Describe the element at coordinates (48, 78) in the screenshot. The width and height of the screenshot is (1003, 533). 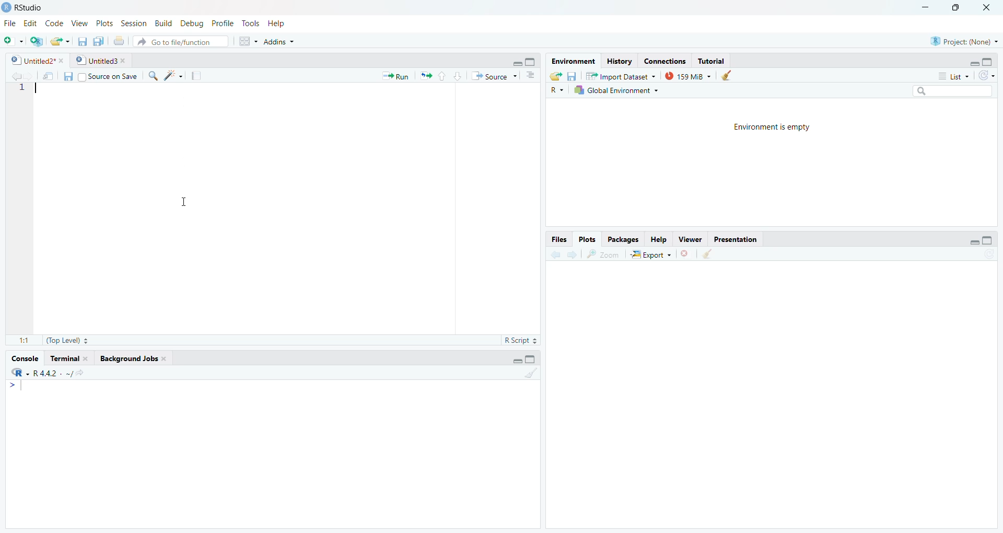
I see `Show in new window` at that location.